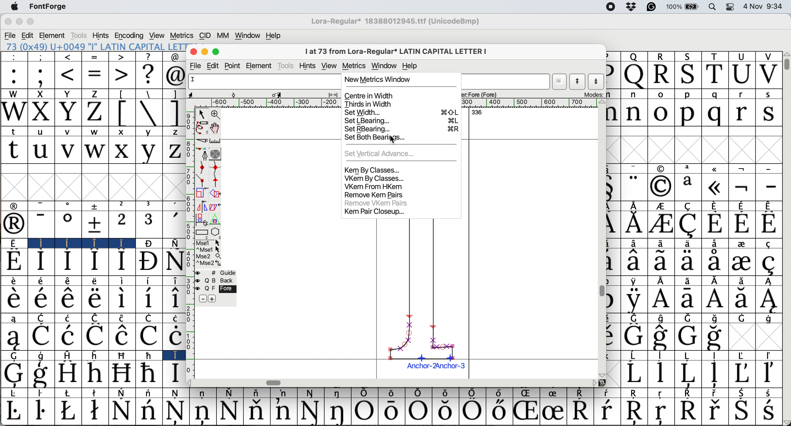  Describe the element at coordinates (15, 412) in the screenshot. I see `Symbol` at that location.